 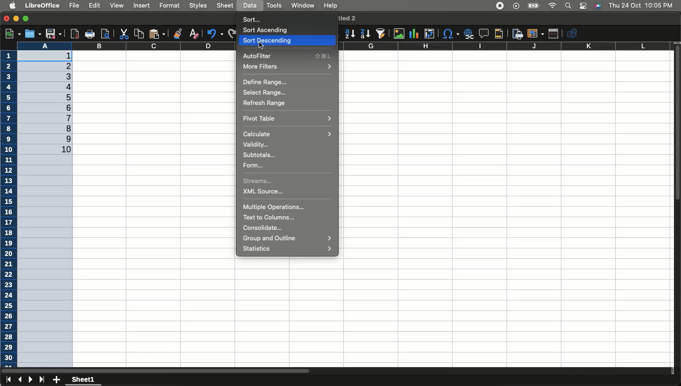 I want to click on More filters, so click(x=287, y=67).